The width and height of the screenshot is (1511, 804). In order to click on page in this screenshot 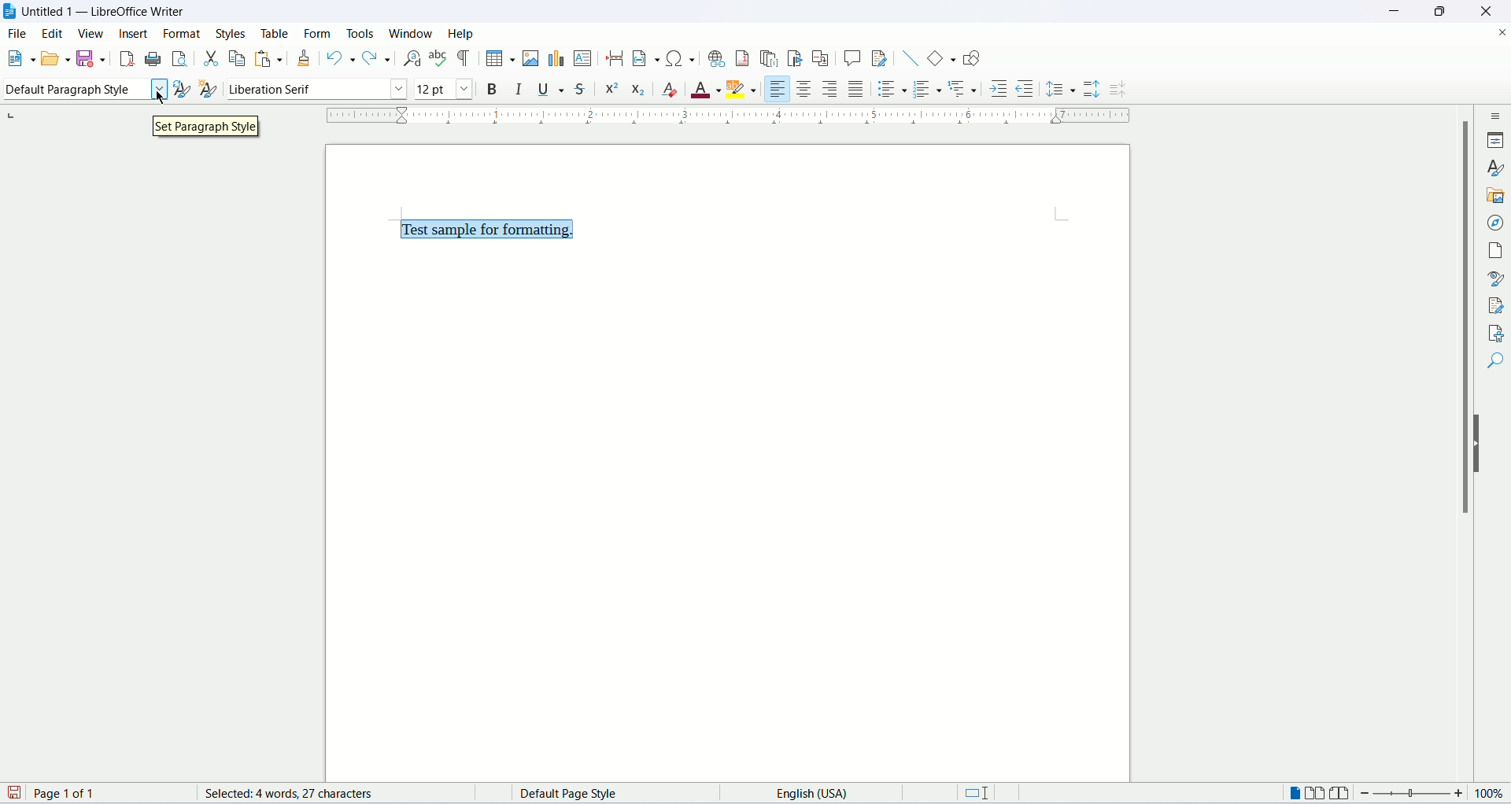, I will do `click(1498, 250)`.